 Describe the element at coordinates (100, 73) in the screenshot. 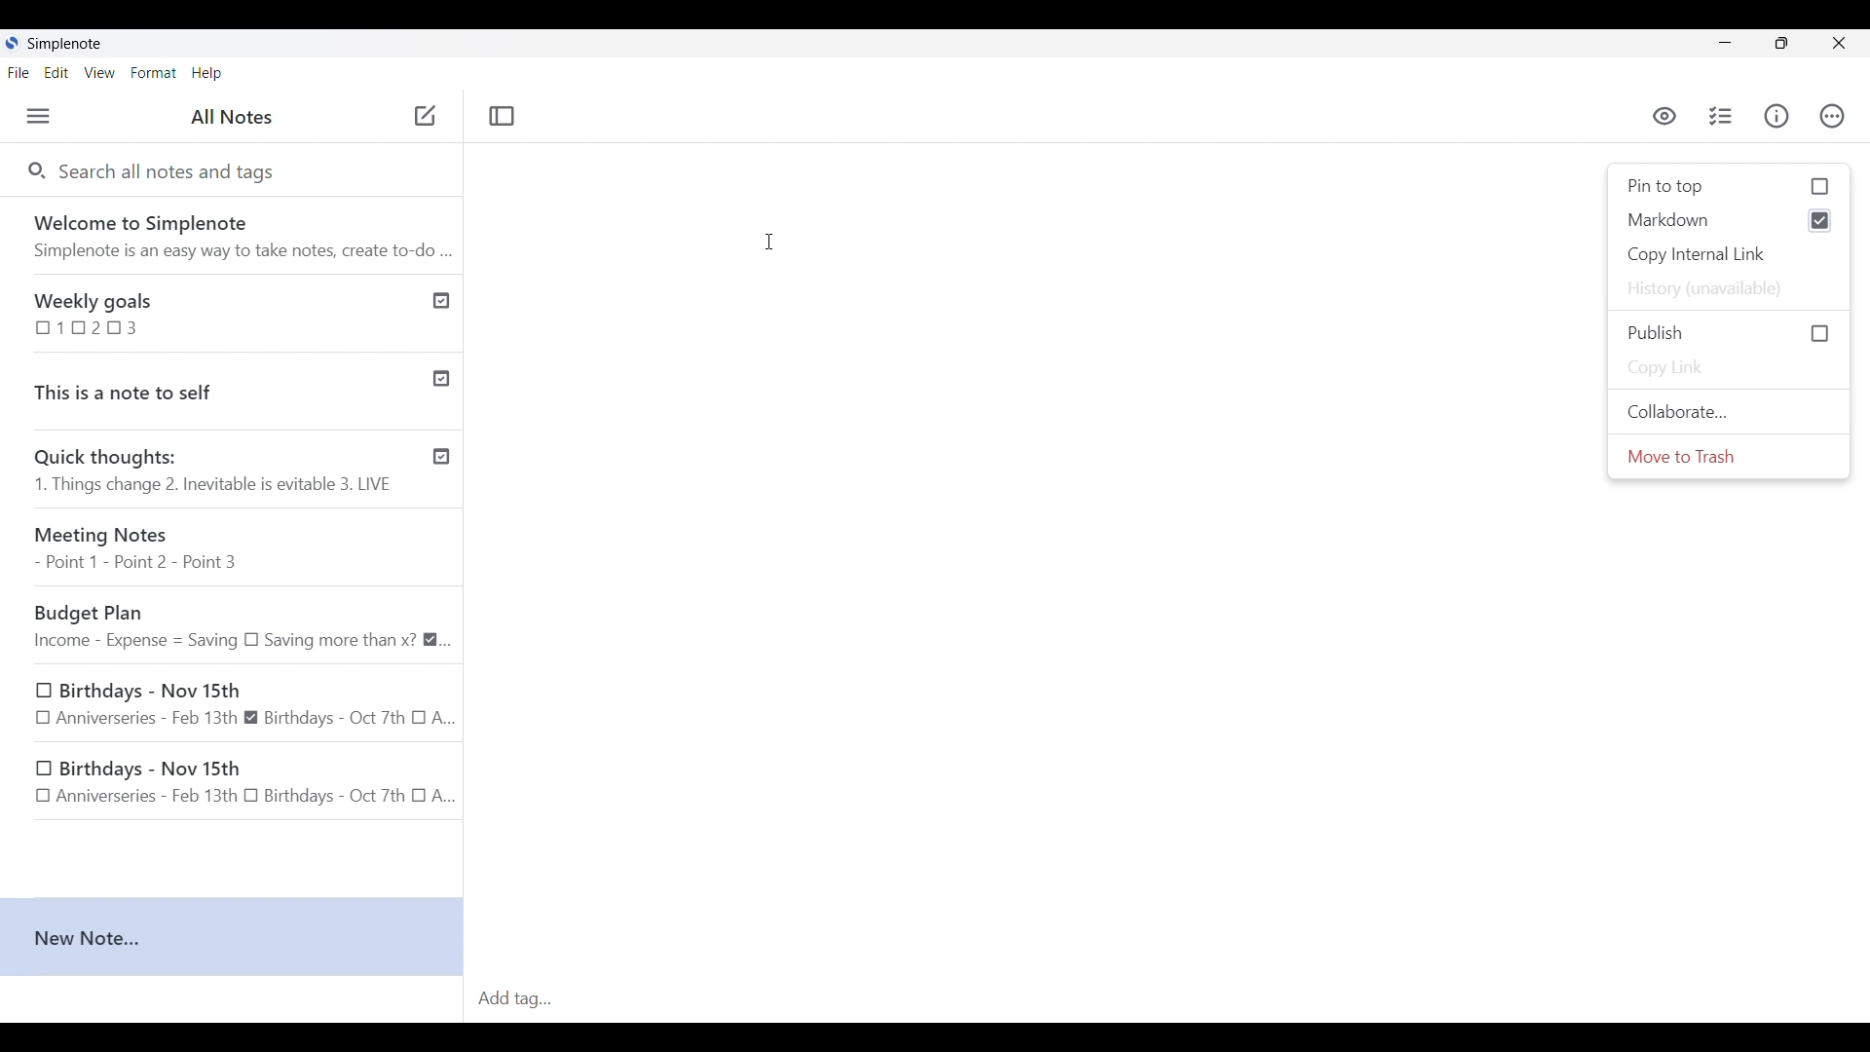

I see `View menu` at that location.